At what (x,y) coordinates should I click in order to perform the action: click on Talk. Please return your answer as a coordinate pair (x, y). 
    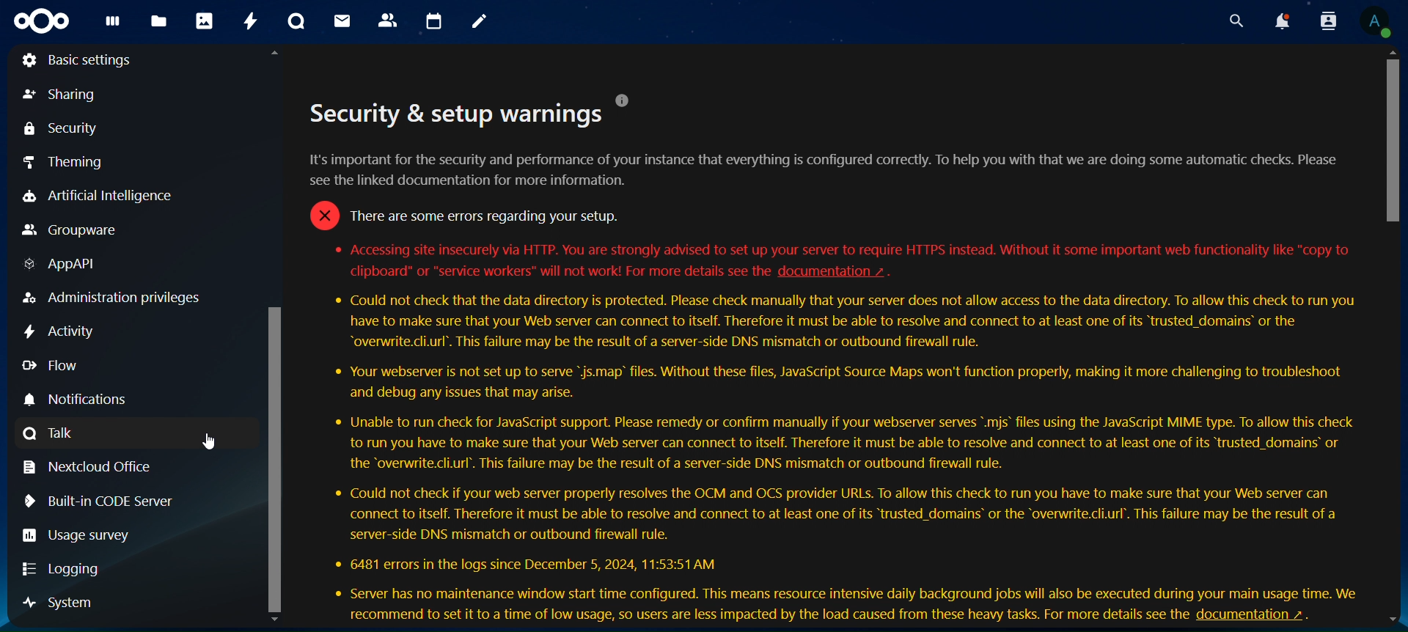
    Looking at the image, I should click on (56, 436).